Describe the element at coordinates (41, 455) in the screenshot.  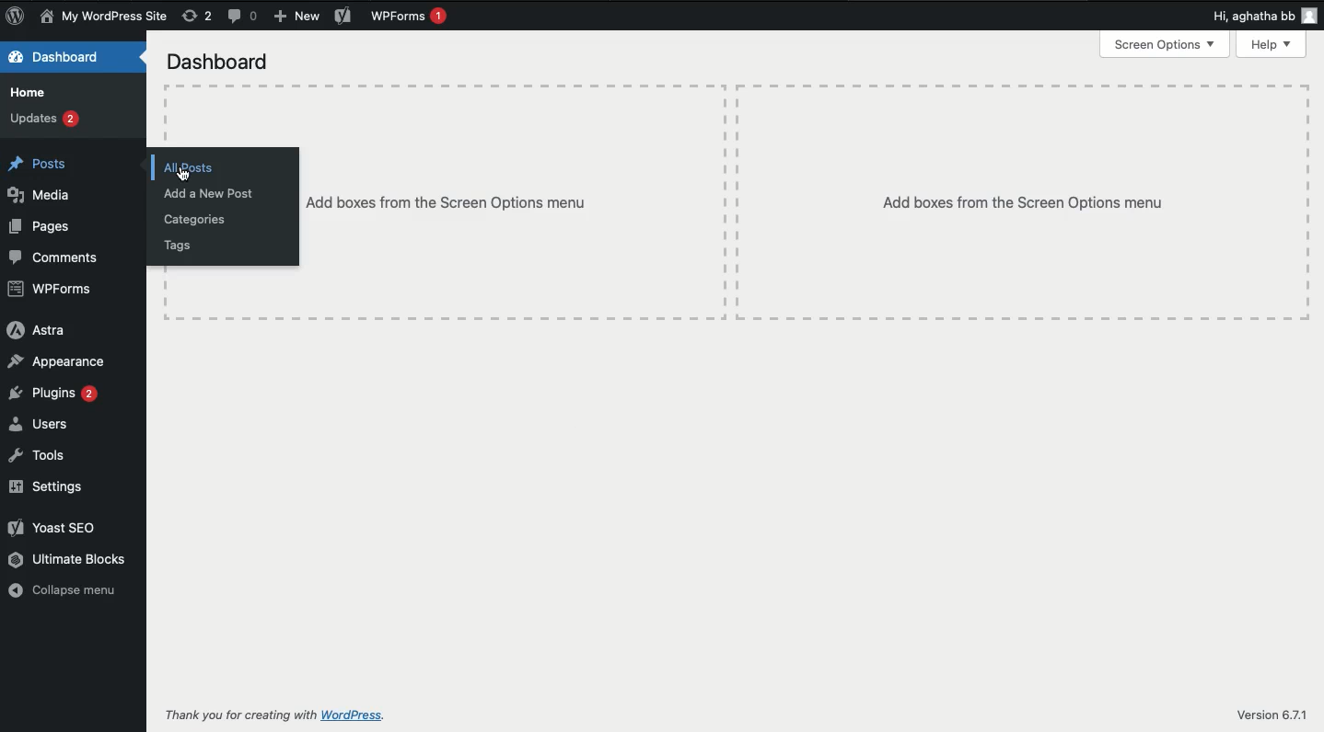
I see `Tools` at that location.